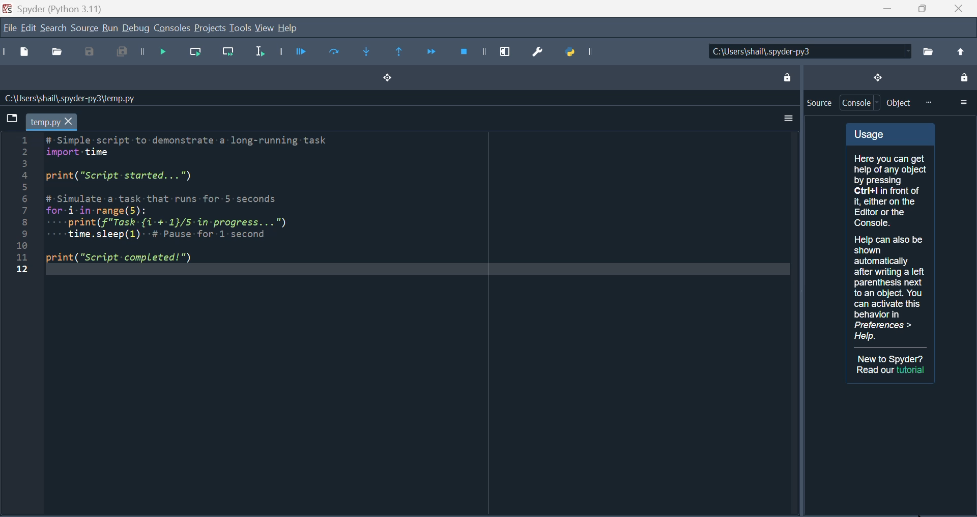  What do you see at coordinates (819, 103) in the screenshot?
I see `Source` at bounding box center [819, 103].